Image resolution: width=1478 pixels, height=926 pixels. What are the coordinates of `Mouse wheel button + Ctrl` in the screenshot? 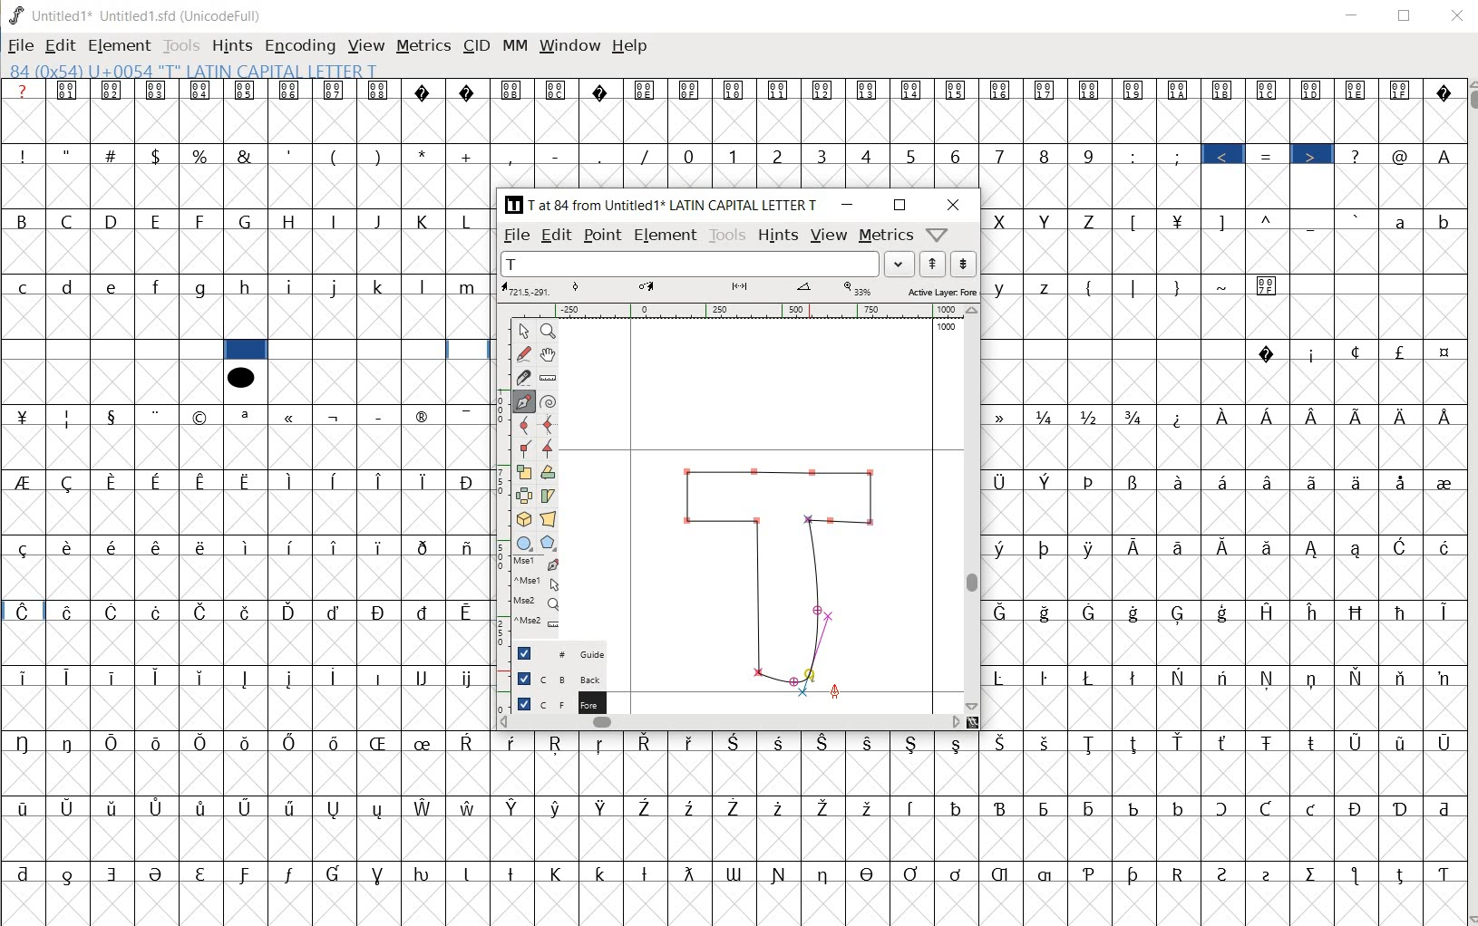 It's located at (537, 622).